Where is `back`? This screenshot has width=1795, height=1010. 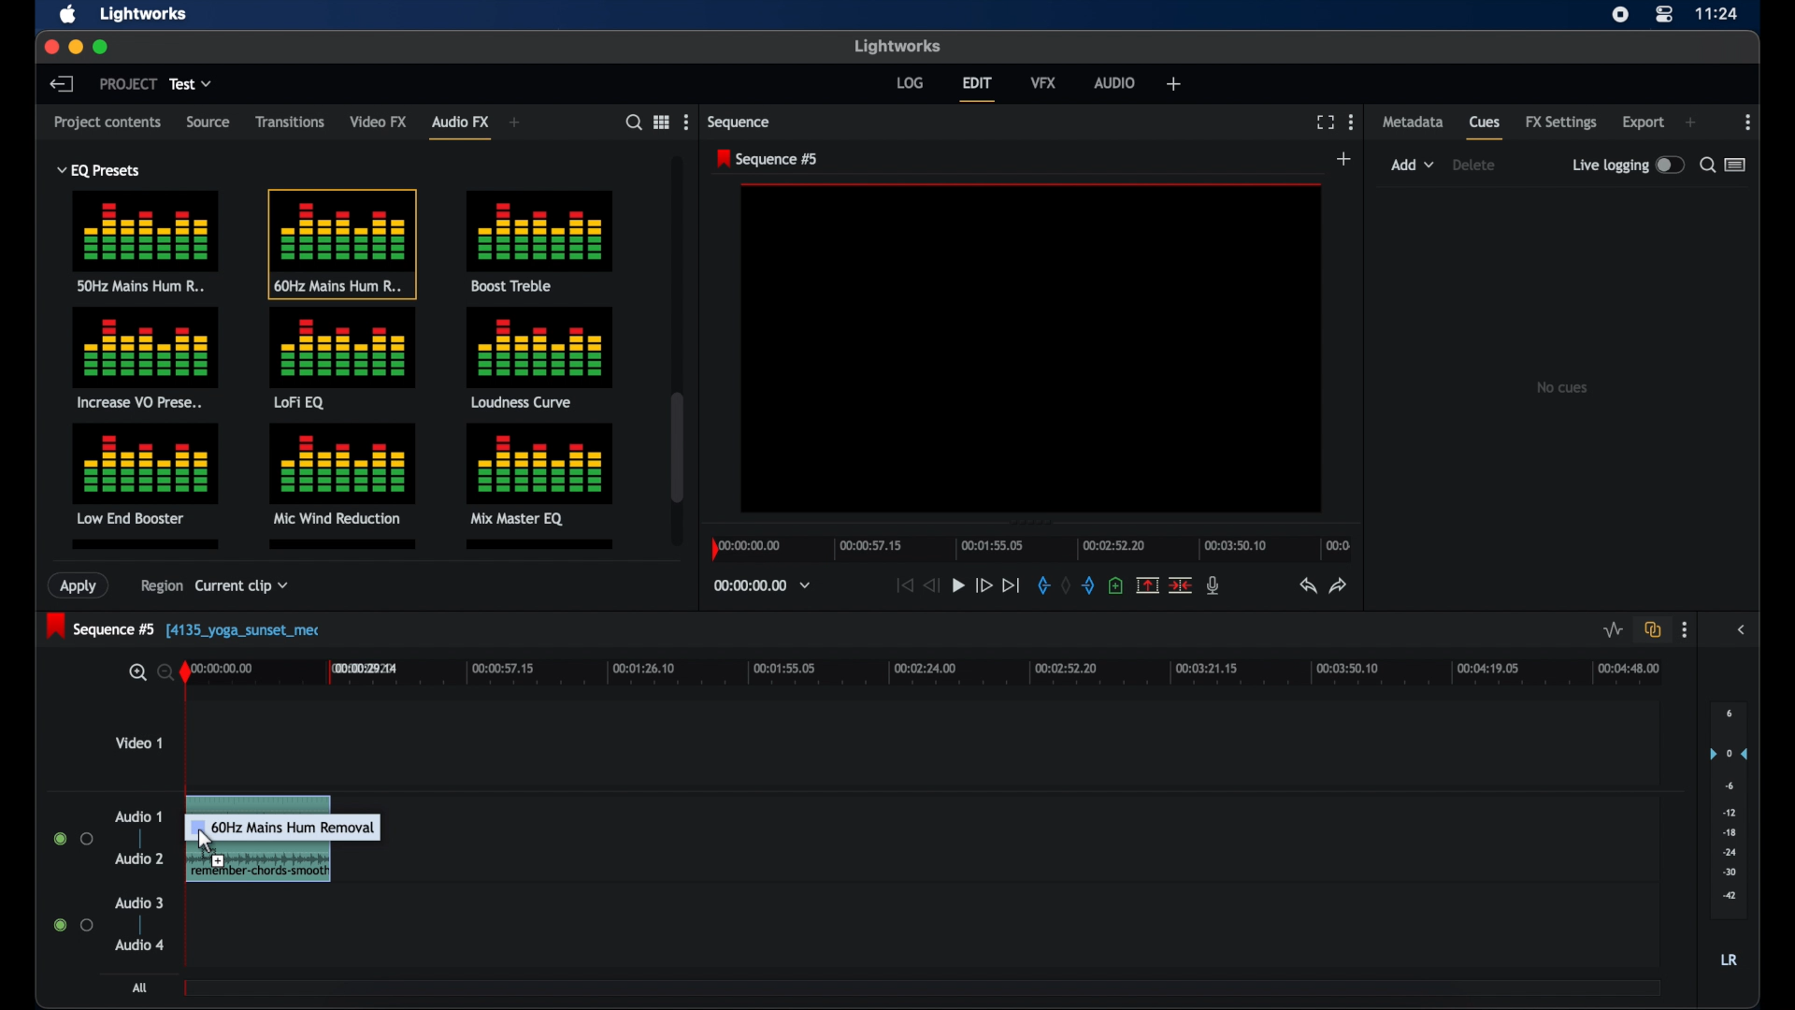 back is located at coordinates (61, 83).